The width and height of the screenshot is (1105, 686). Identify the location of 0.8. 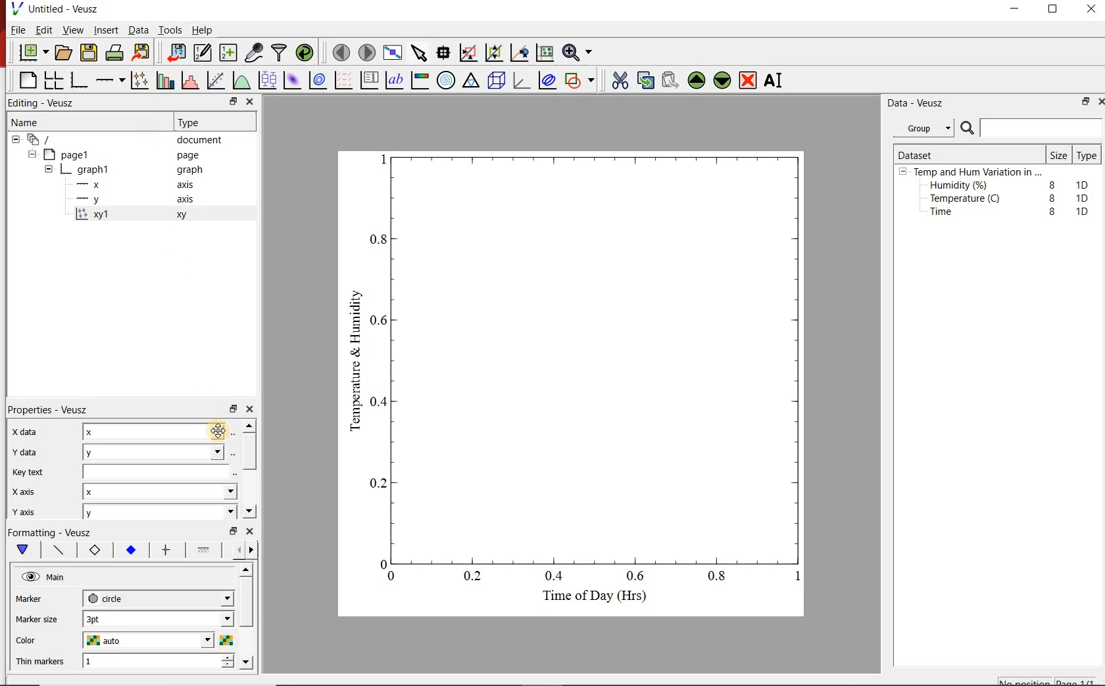
(721, 578).